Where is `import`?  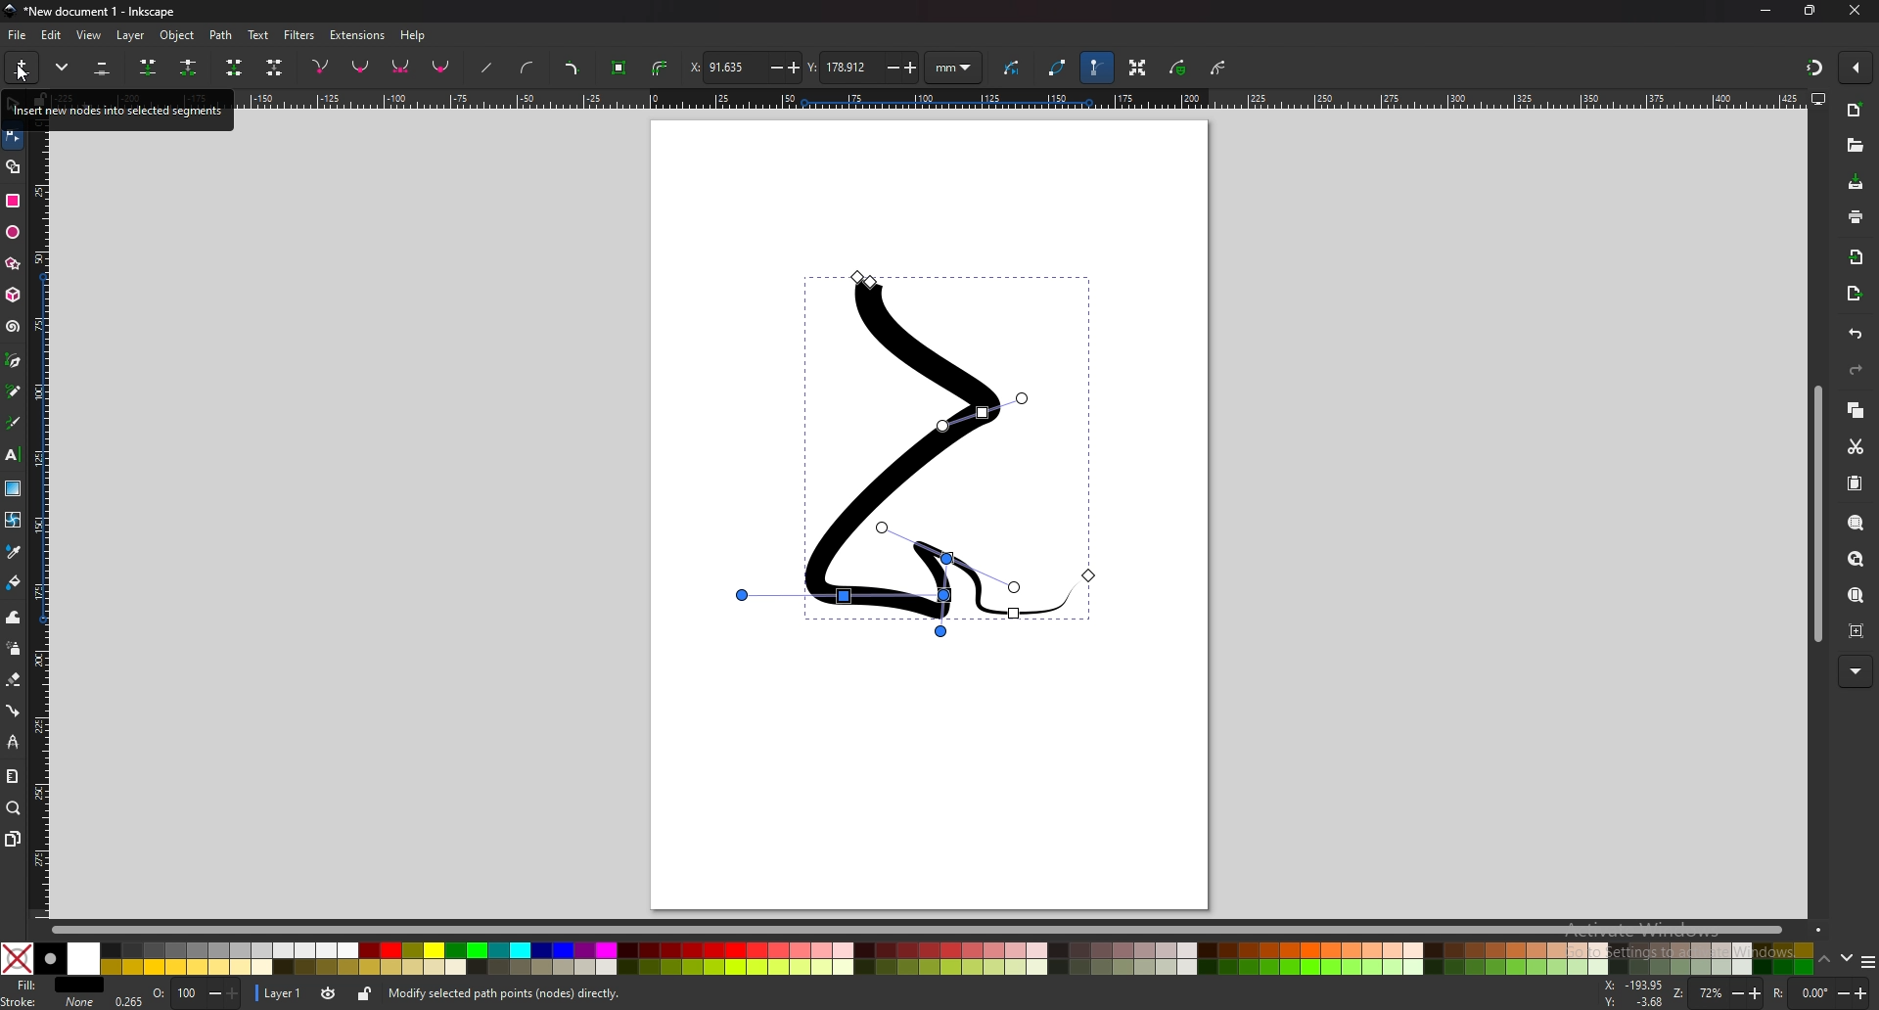 import is located at coordinates (1856, 256).